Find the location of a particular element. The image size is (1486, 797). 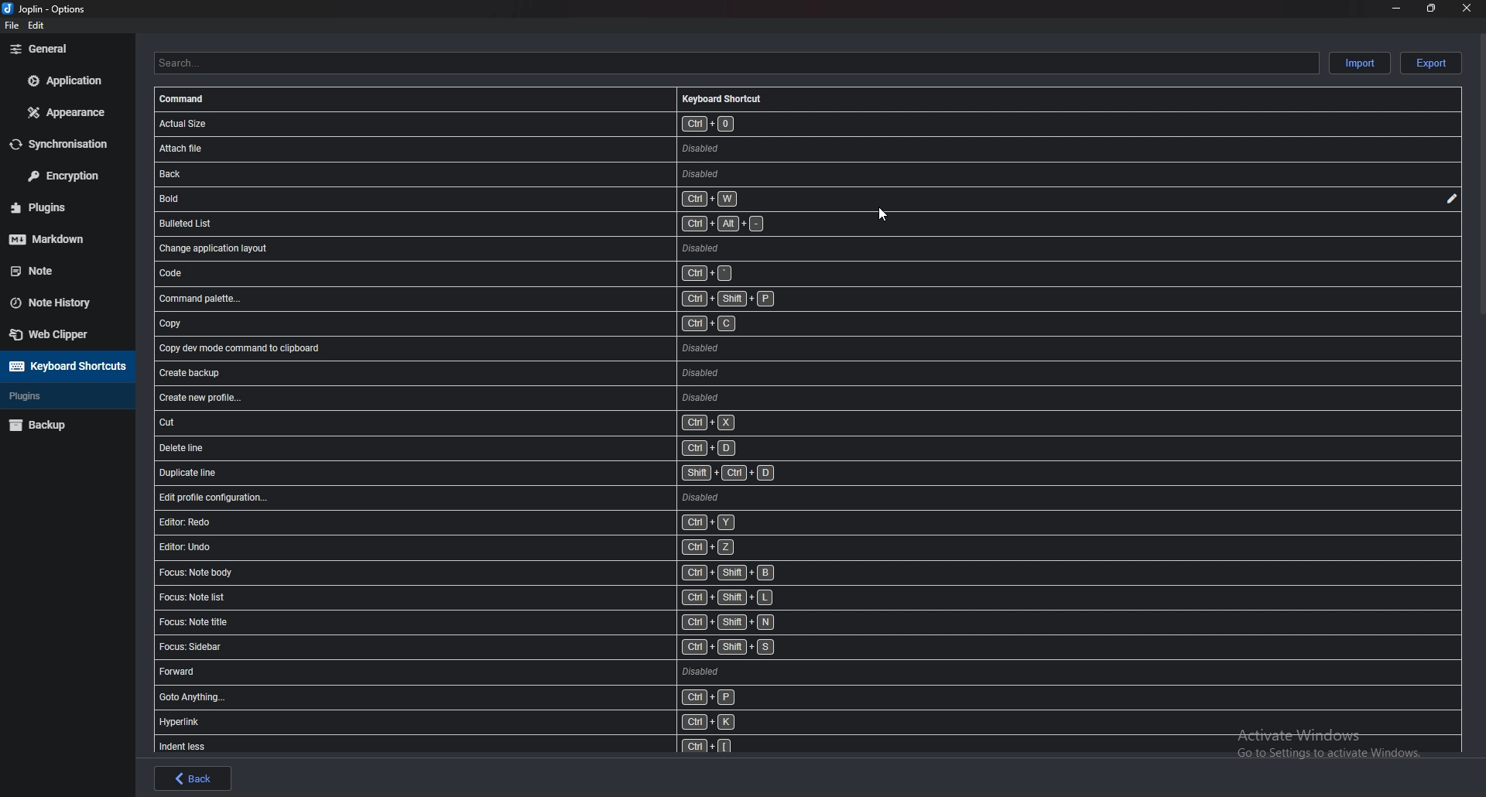

scroll bar is located at coordinates (1480, 175).